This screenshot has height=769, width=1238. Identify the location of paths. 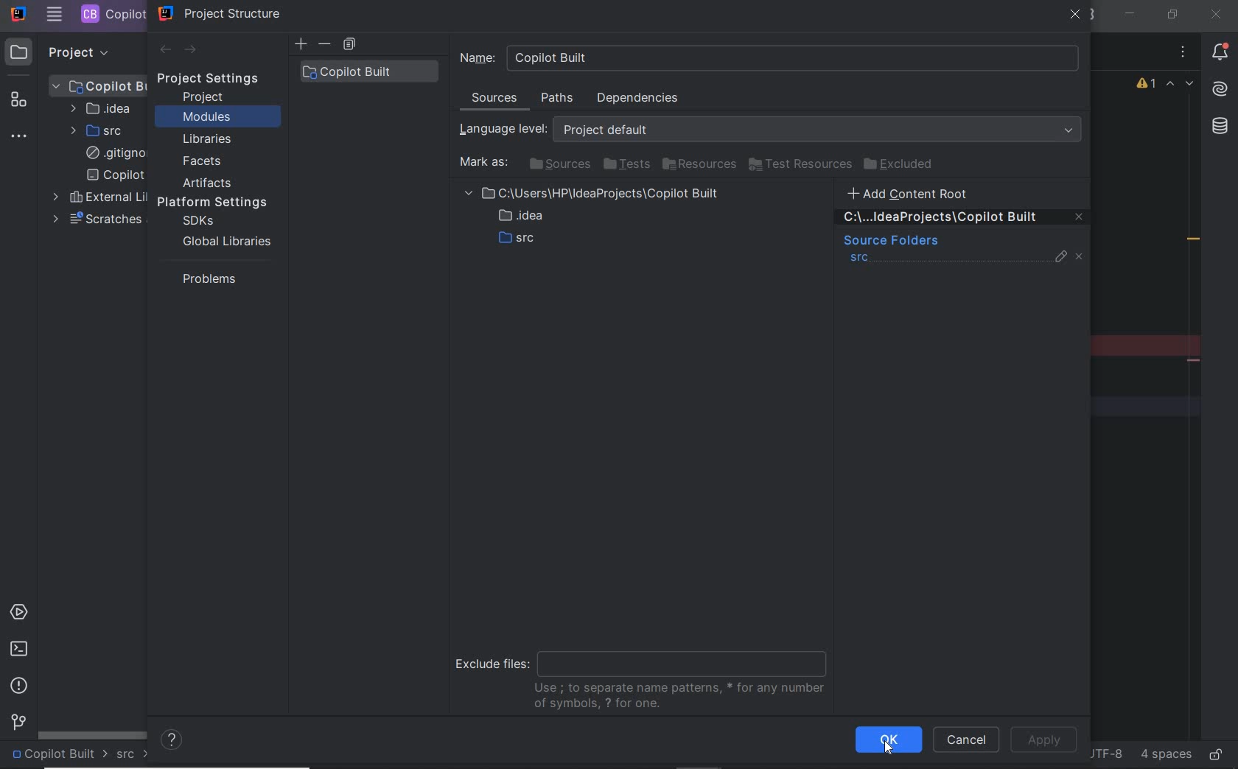
(559, 99).